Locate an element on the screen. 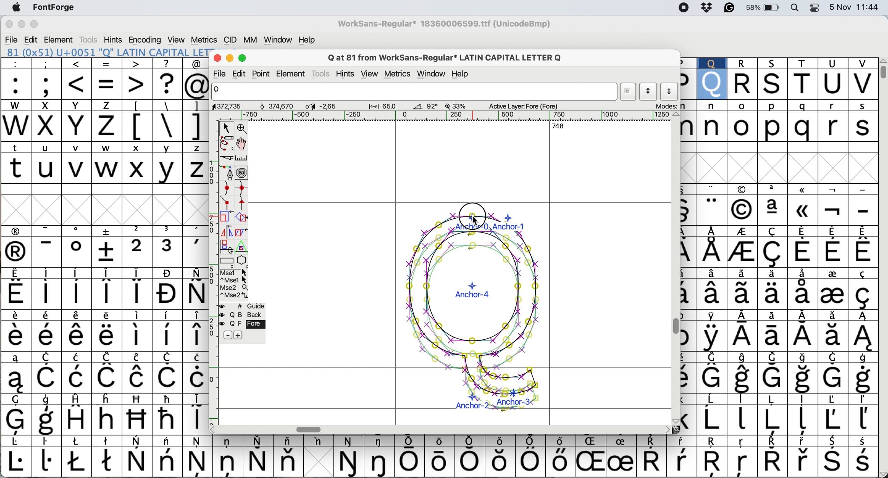 The height and width of the screenshot is (478, 888). uppercase letters is located at coordinates (105, 171).